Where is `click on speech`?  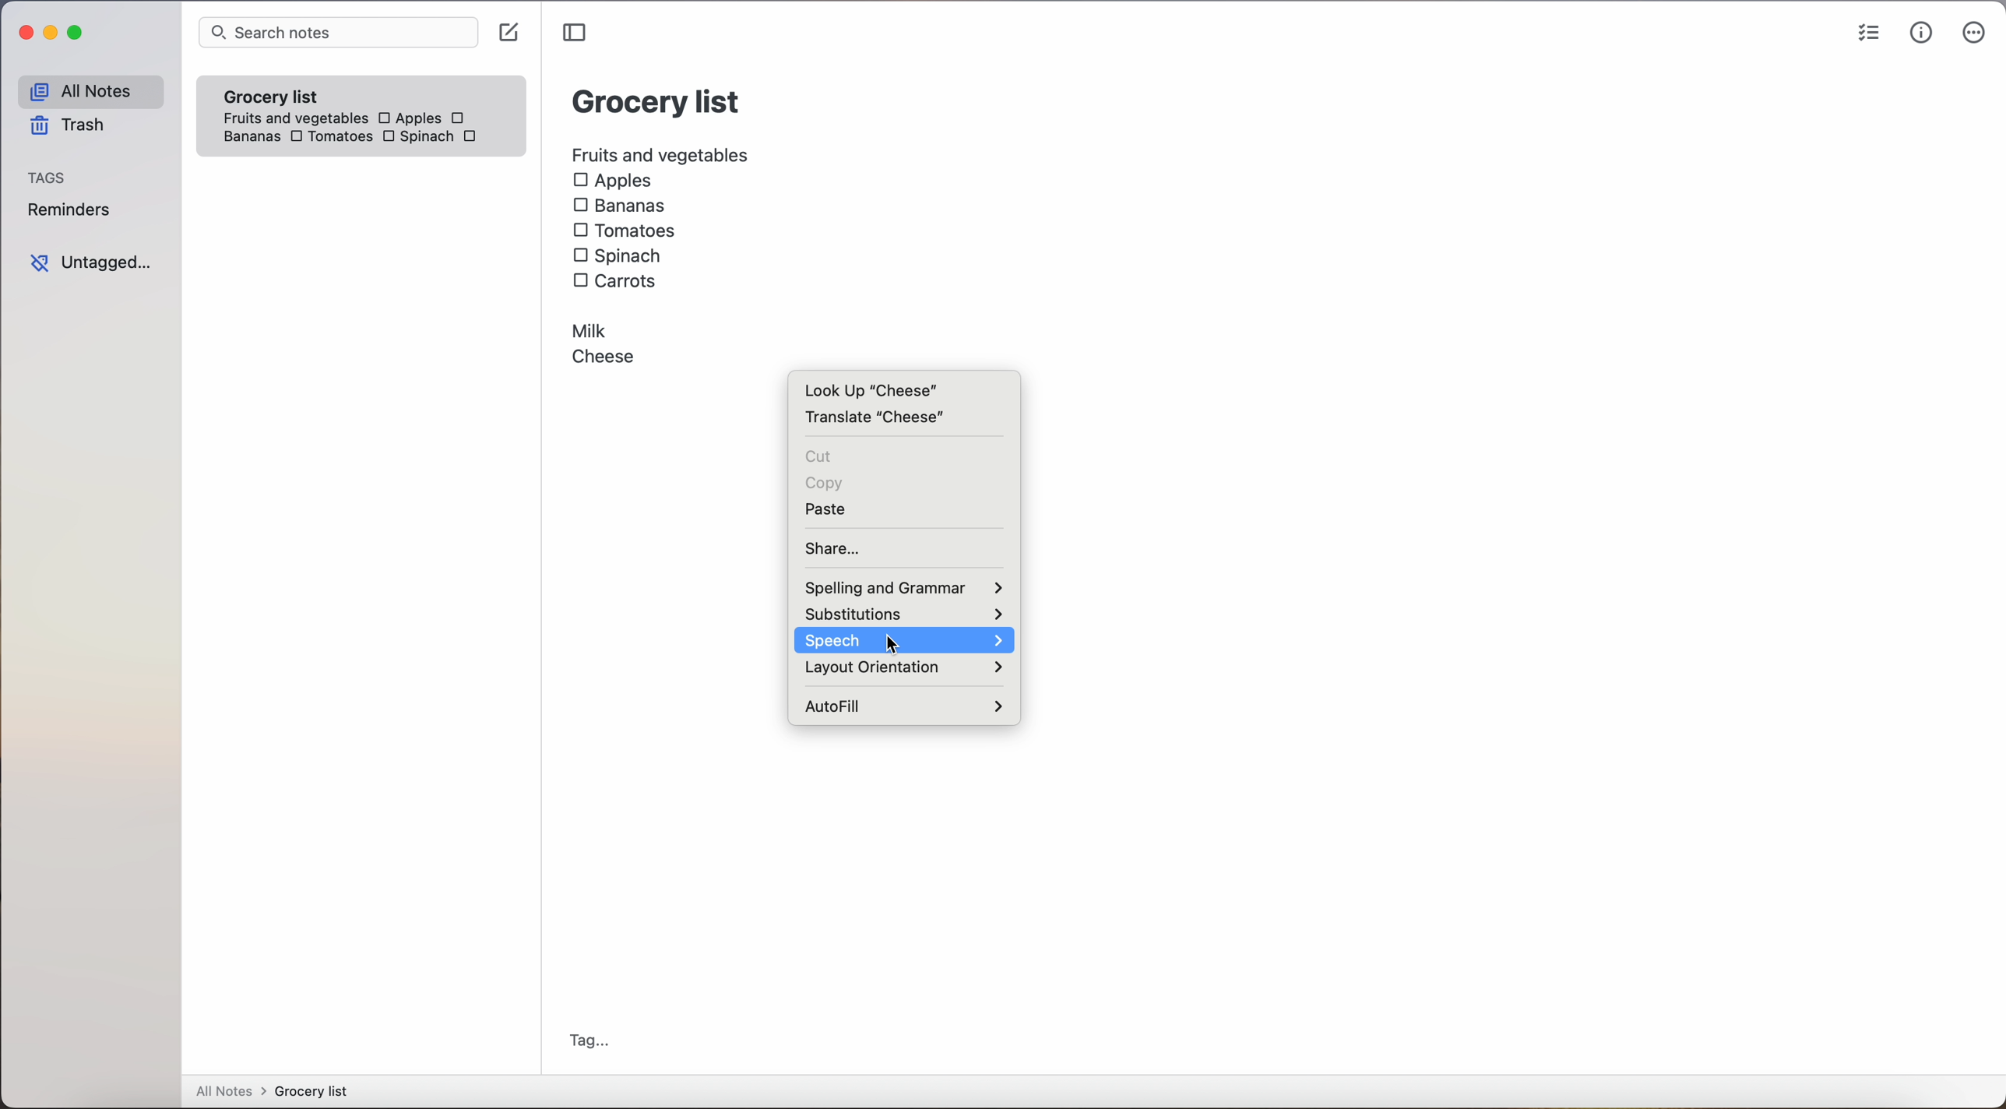
click on speech is located at coordinates (904, 639).